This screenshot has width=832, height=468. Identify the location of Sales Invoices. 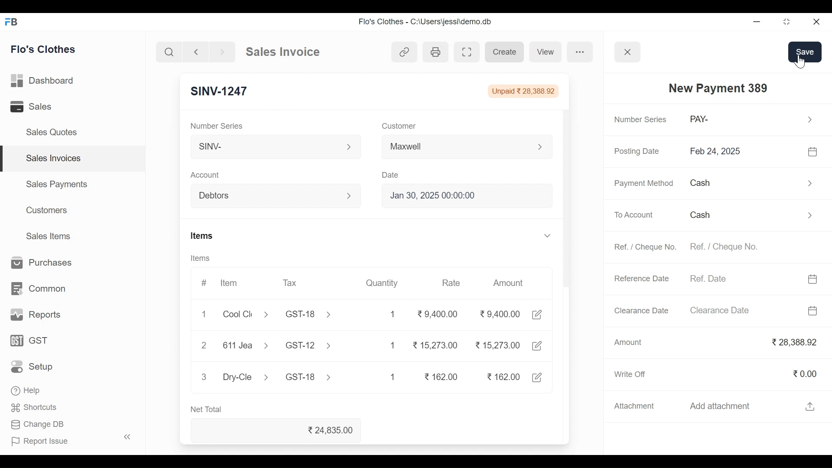
(74, 159).